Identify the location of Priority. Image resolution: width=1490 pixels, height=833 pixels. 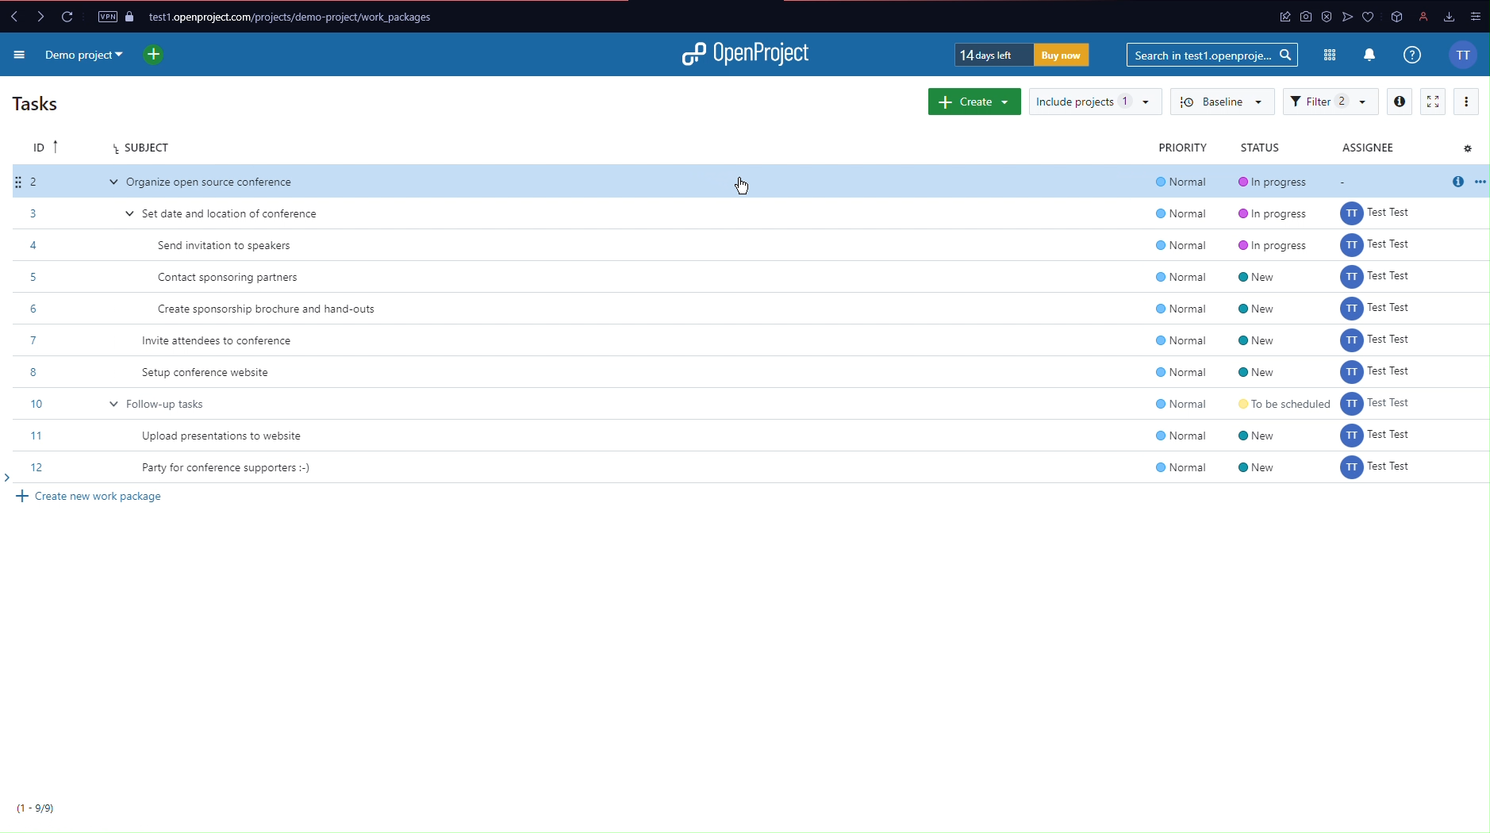
(1183, 147).